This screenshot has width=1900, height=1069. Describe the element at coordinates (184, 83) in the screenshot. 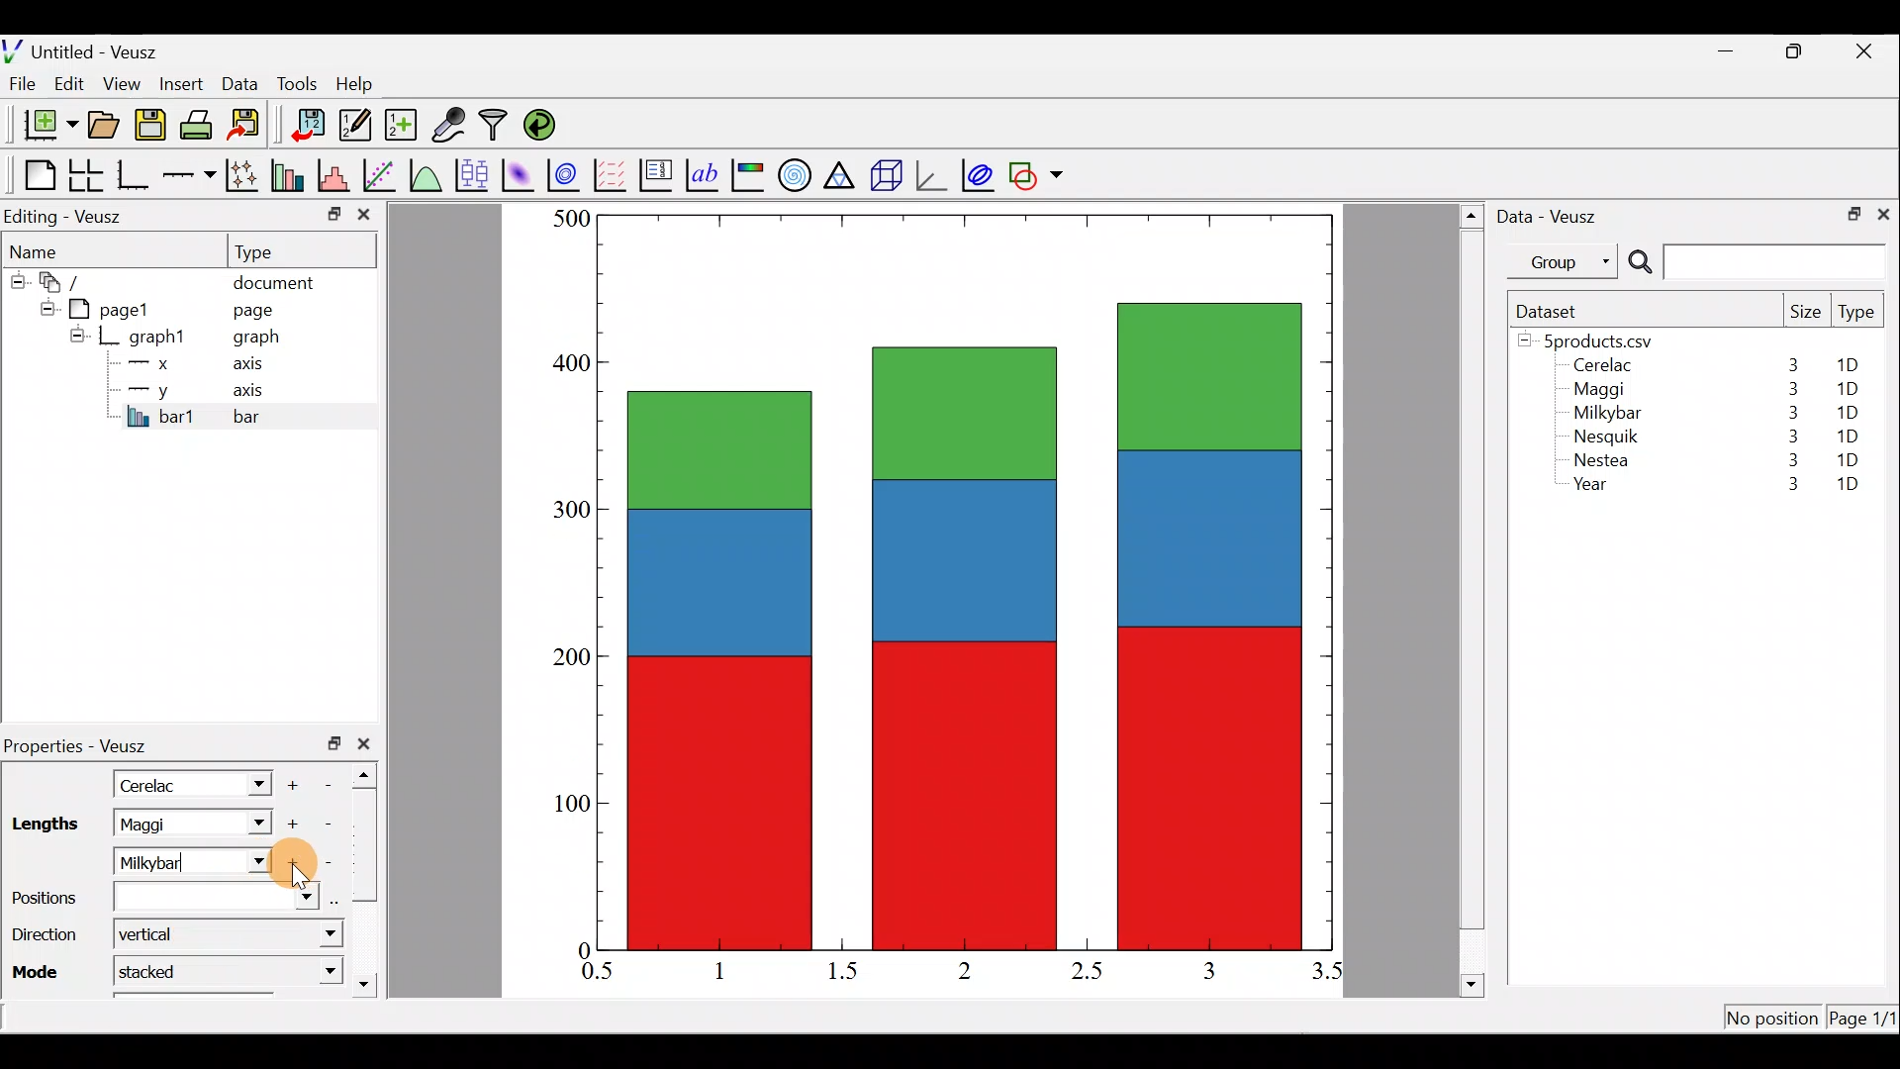

I see `Insert` at that location.